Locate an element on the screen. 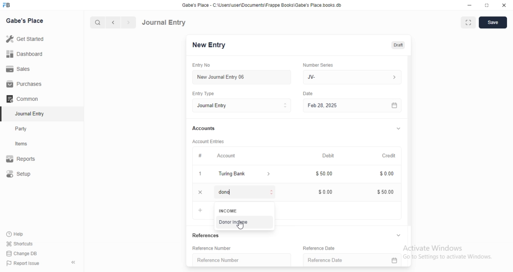  cursor is located at coordinates (240, 226).